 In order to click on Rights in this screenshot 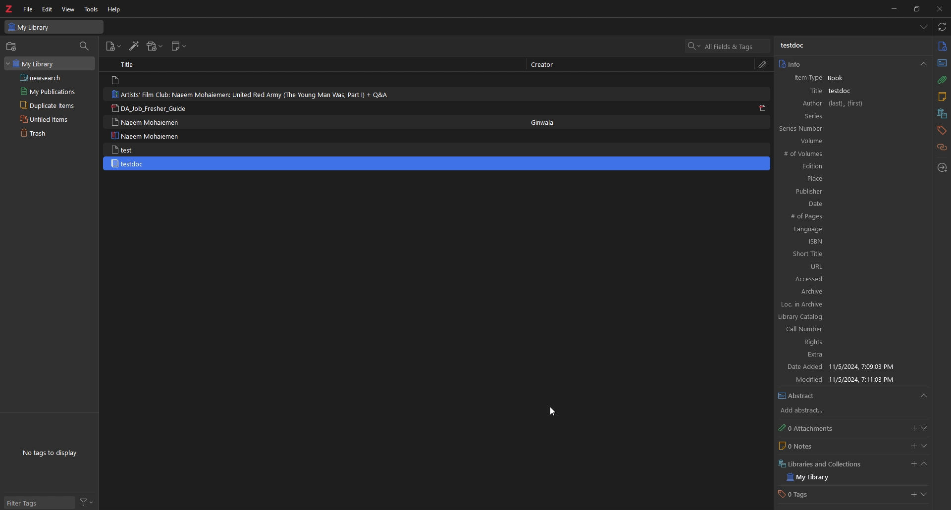, I will do `click(845, 343)`.